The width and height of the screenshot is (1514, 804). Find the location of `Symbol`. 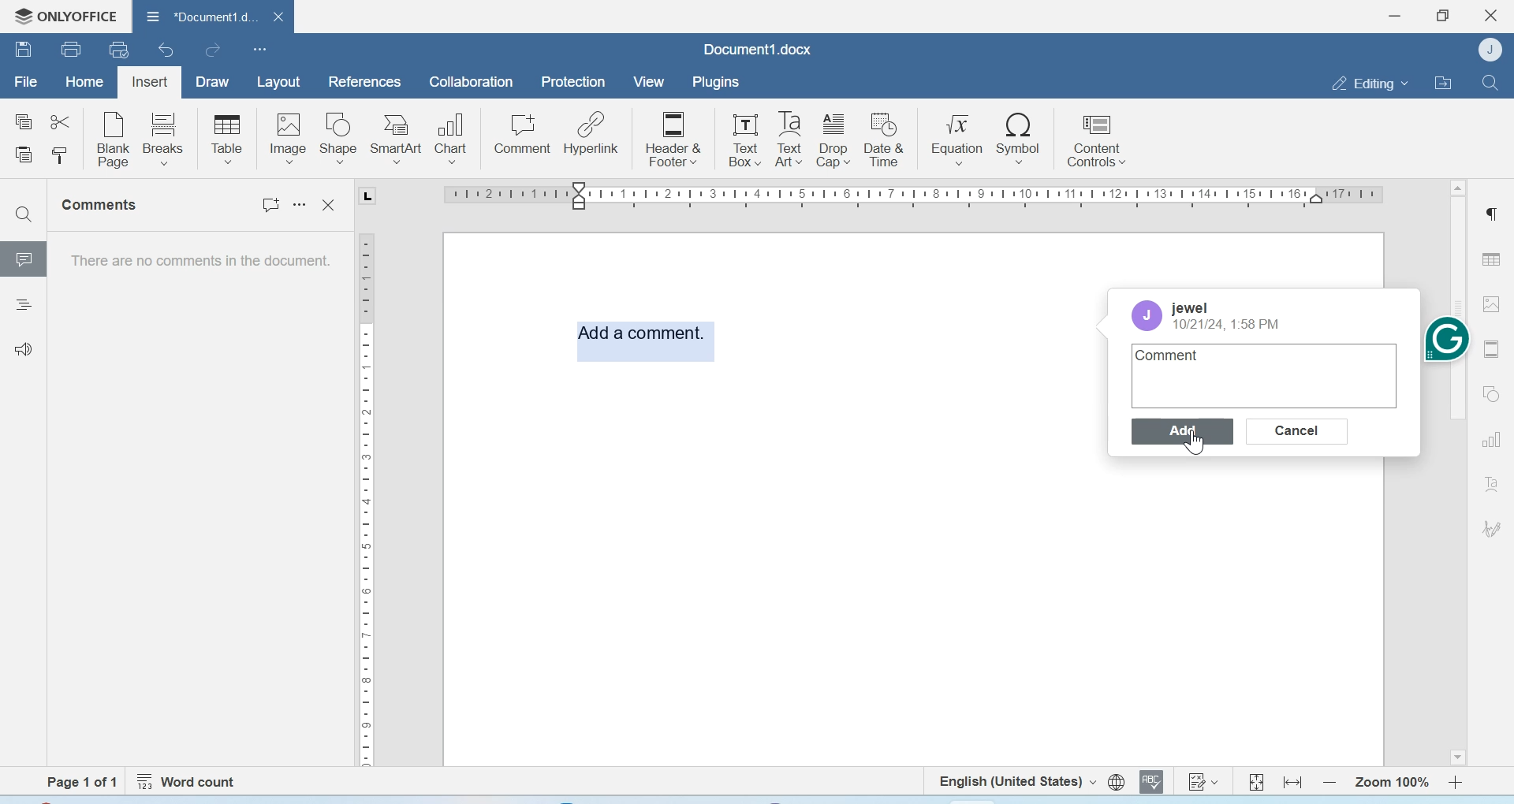

Symbol is located at coordinates (1020, 137).